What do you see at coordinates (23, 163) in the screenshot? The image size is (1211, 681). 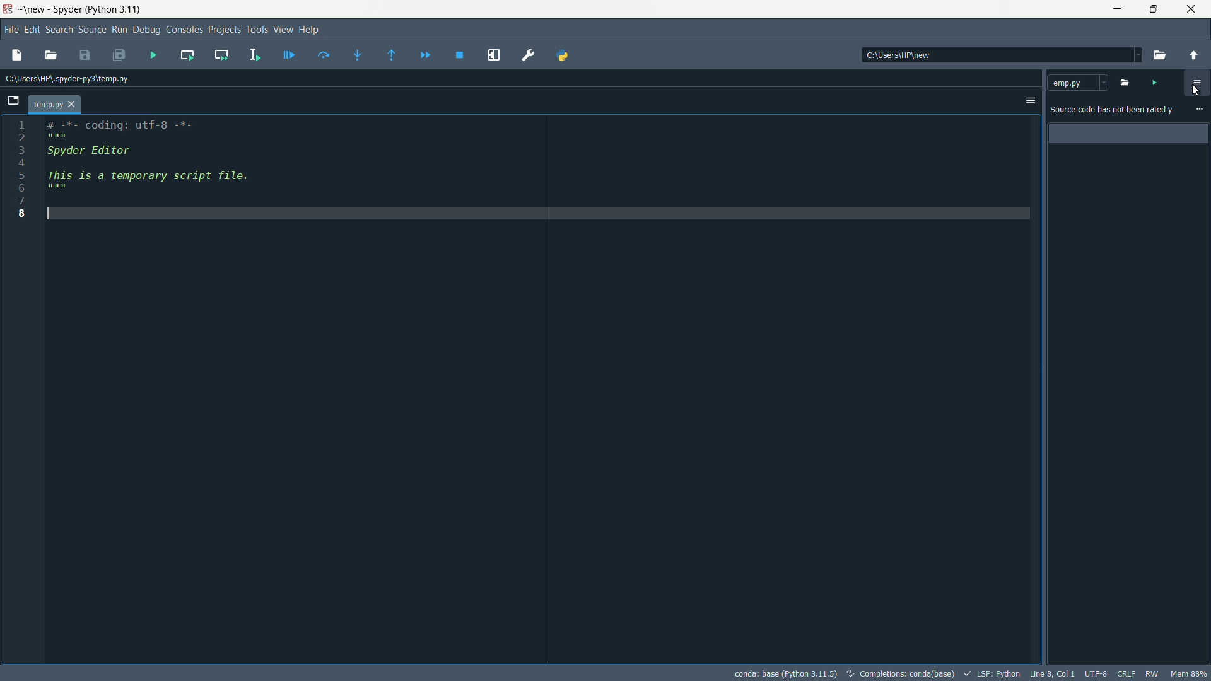 I see `4` at bounding box center [23, 163].